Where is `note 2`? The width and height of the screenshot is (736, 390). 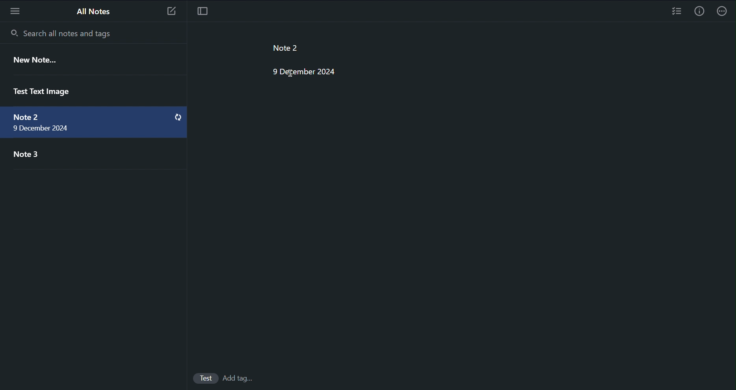 note 2 is located at coordinates (279, 46).